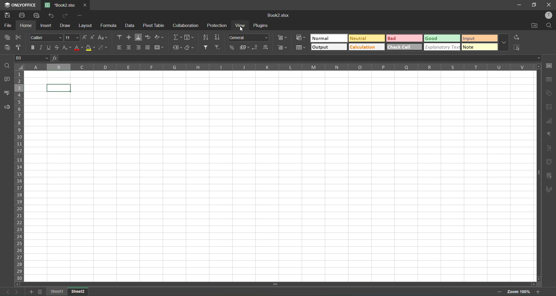  Describe the element at coordinates (41, 47) in the screenshot. I see `italic` at that location.